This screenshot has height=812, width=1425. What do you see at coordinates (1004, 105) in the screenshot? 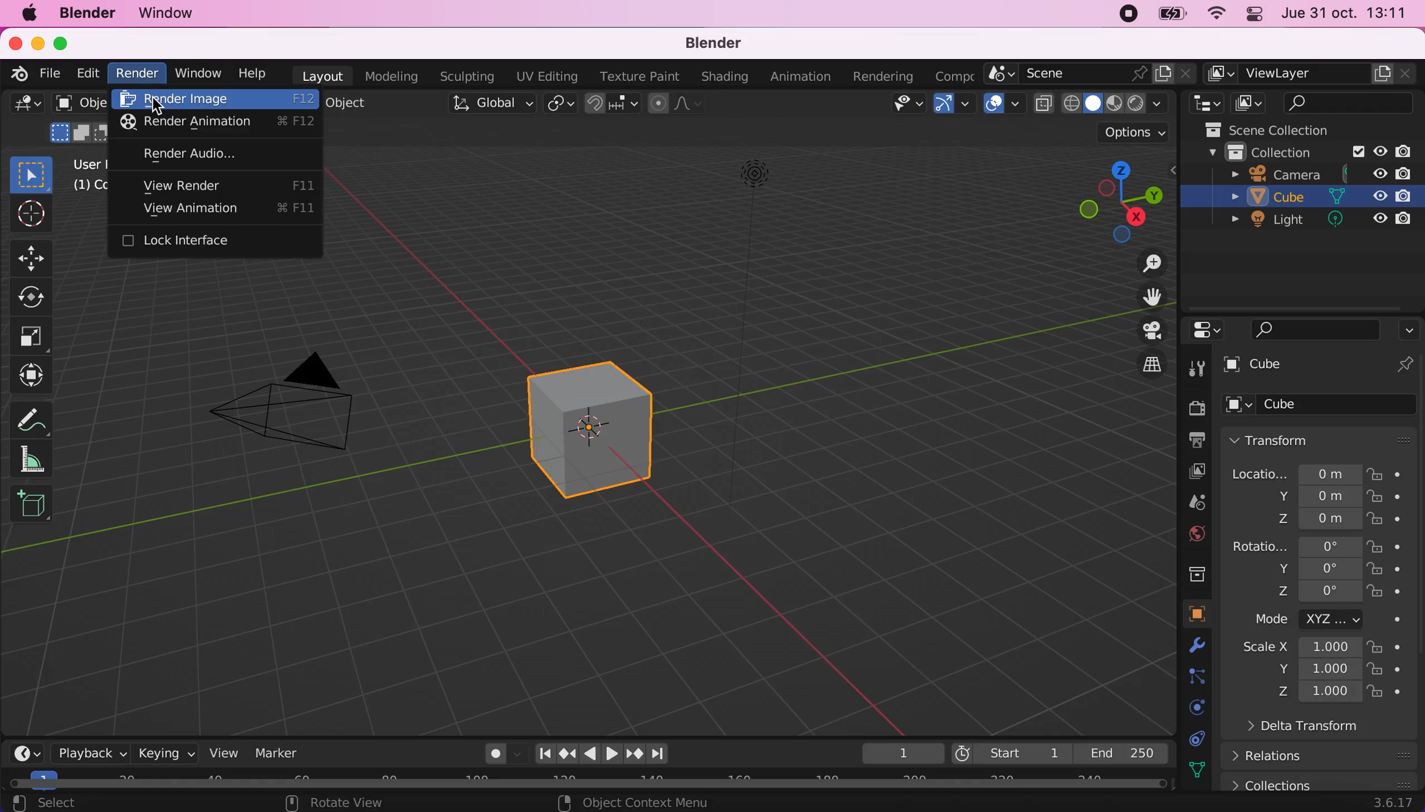
I see `Show overlays` at bounding box center [1004, 105].